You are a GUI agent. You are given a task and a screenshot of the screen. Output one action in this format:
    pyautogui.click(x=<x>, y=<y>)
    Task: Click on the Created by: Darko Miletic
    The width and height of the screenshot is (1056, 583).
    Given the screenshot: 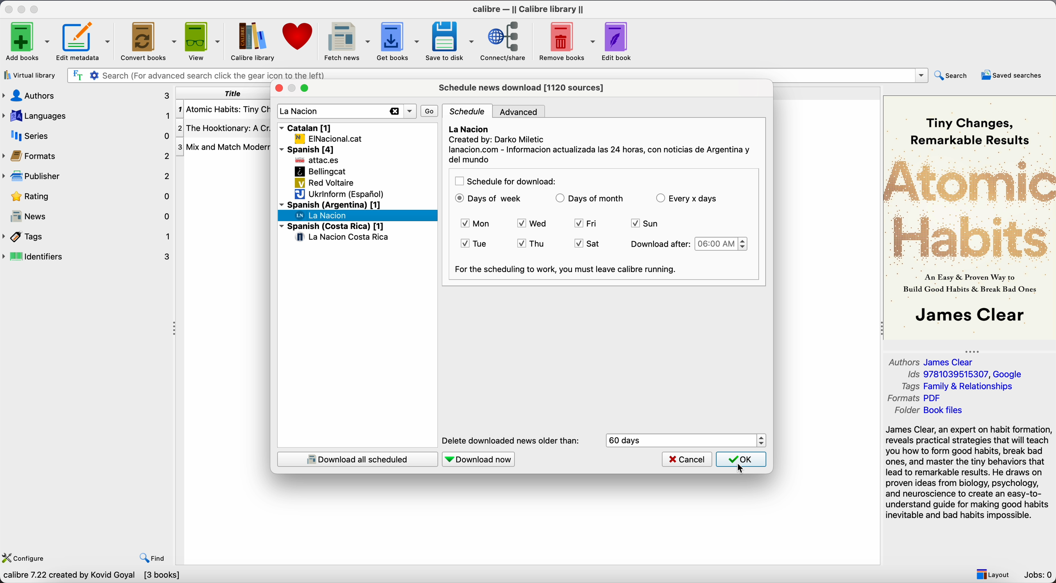 What is the action you would take?
    pyautogui.click(x=498, y=141)
    